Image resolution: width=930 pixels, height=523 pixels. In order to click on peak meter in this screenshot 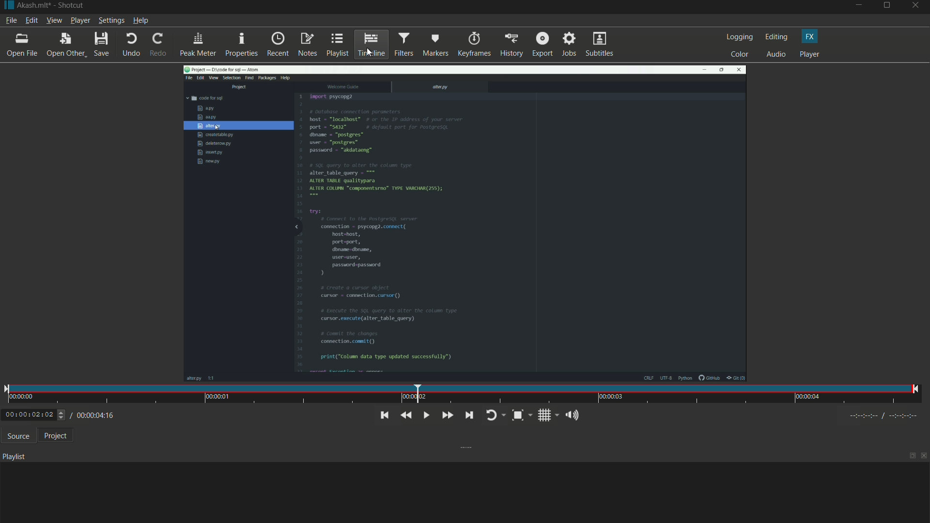, I will do `click(197, 45)`.